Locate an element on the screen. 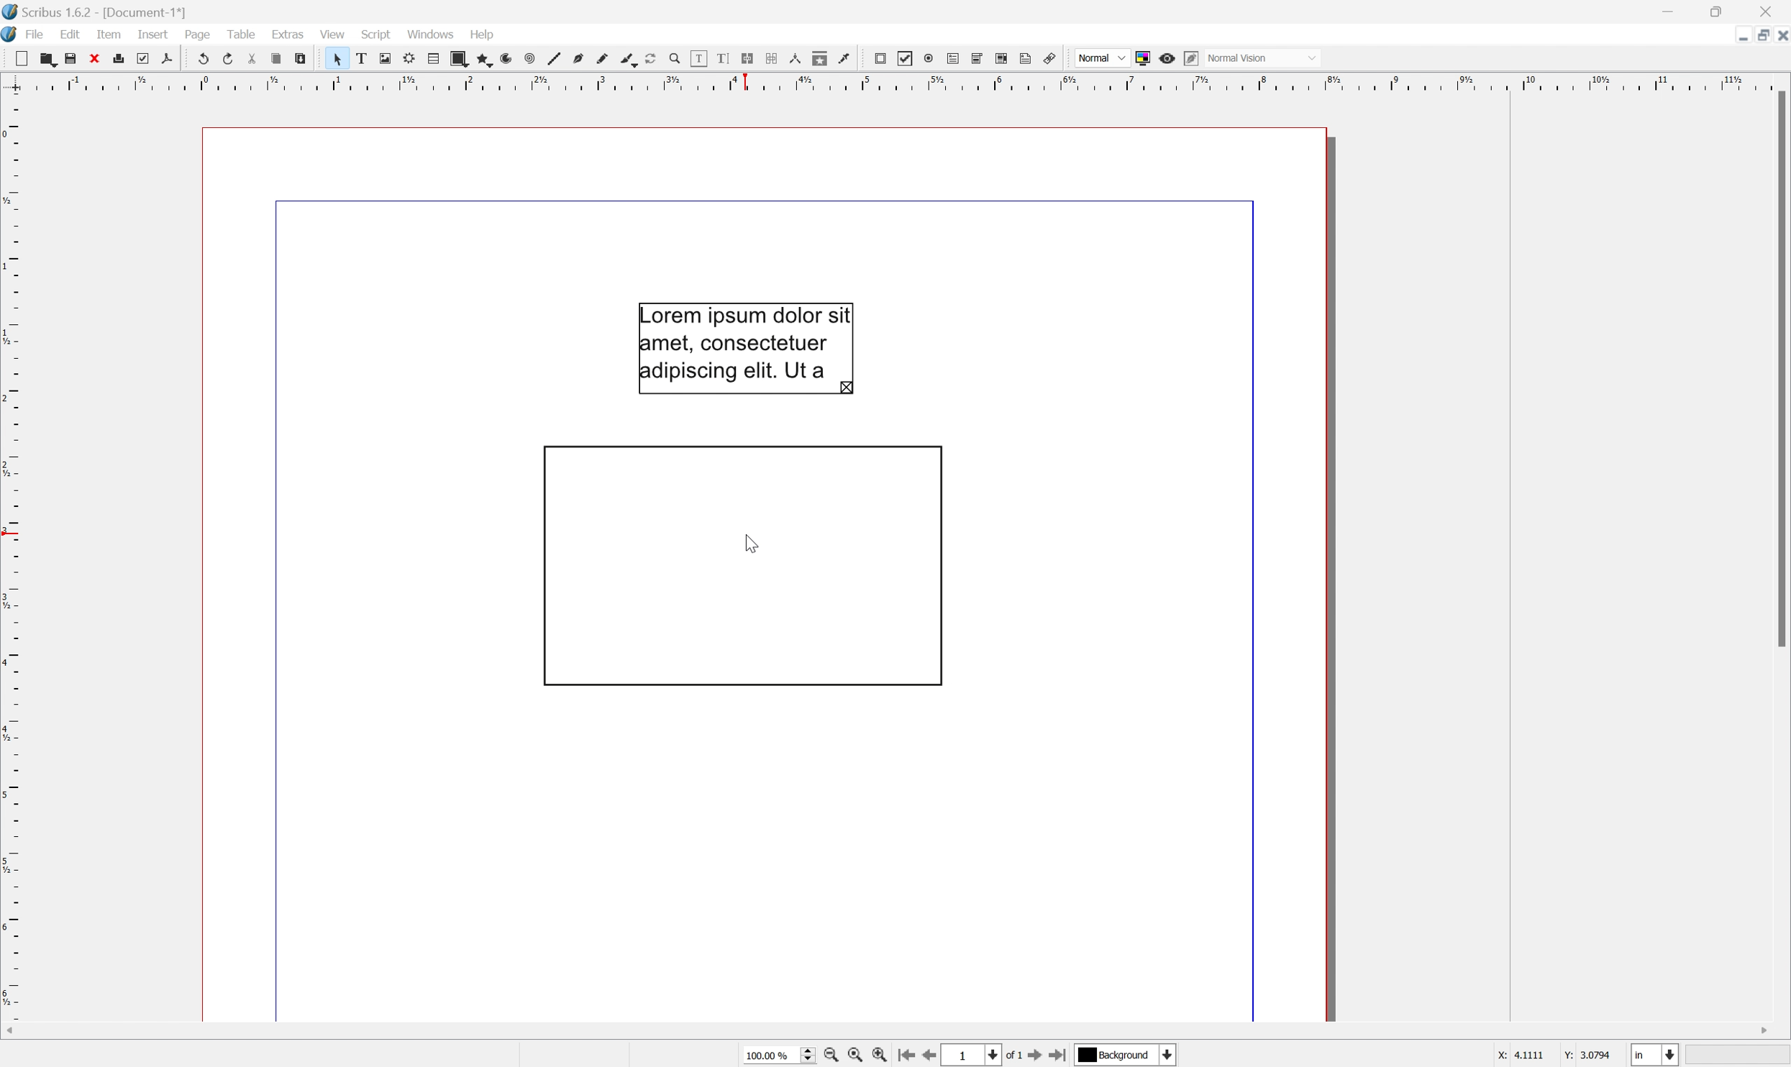  Normal is located at coordinates (1100, 55).